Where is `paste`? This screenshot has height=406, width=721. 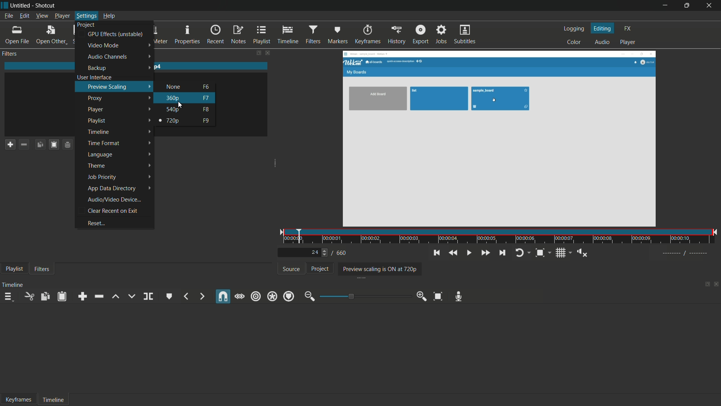
paste is located at coordinates (62, 296).